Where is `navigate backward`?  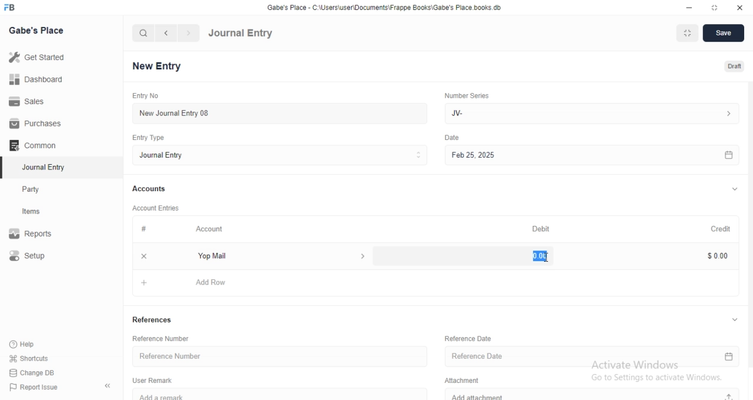 navigate backward is located at coordinates (168, 33).